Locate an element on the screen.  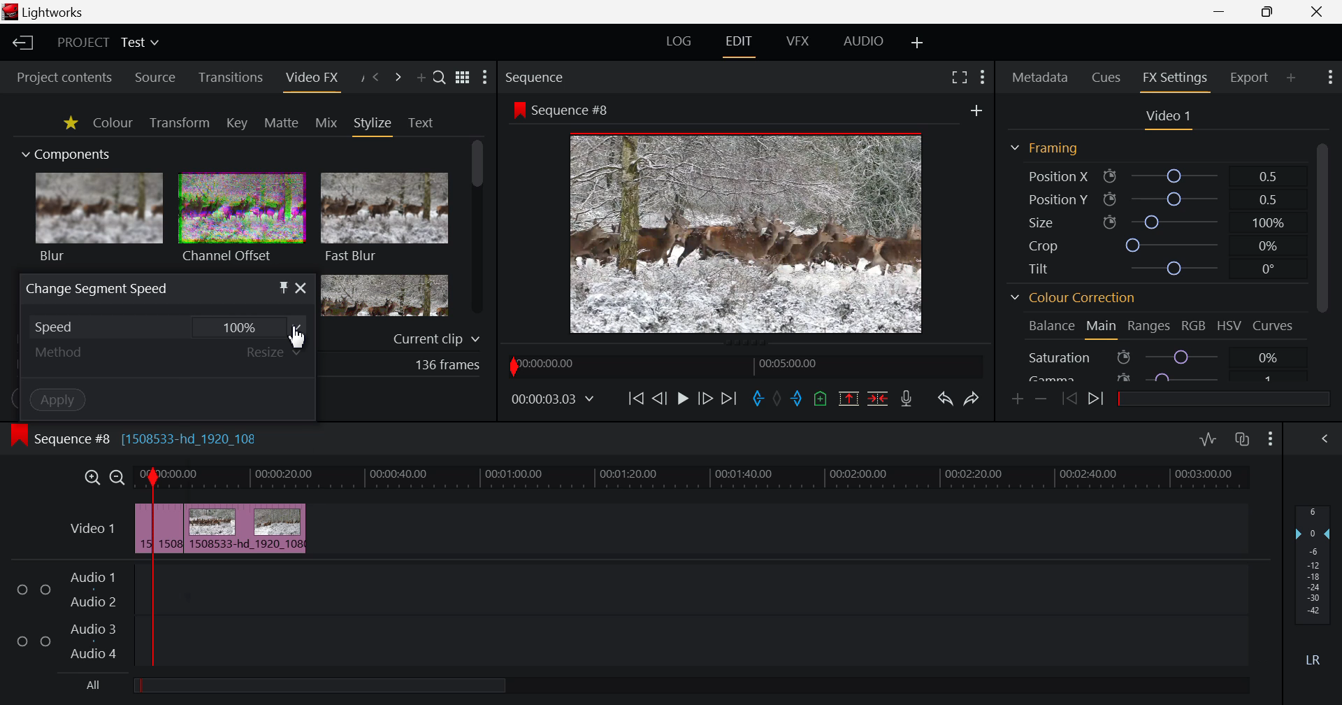
FX Settings is located at coordinates (1174, 80).